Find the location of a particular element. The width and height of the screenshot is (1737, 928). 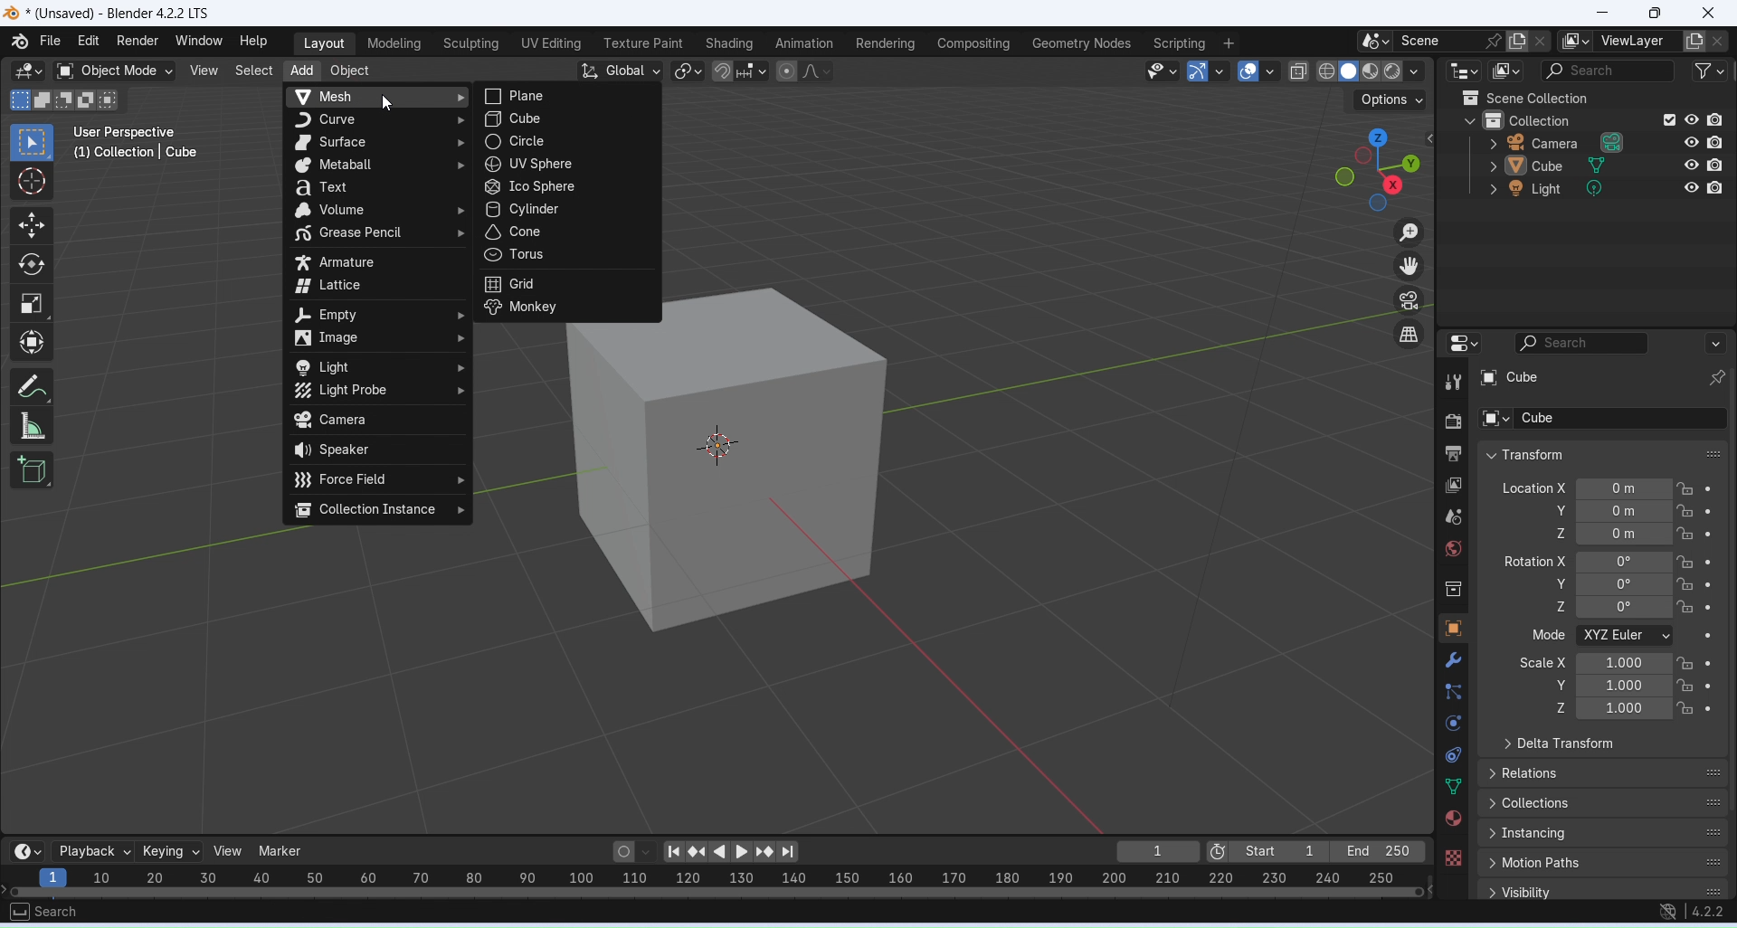

 is located at coordinates (1455, 591).